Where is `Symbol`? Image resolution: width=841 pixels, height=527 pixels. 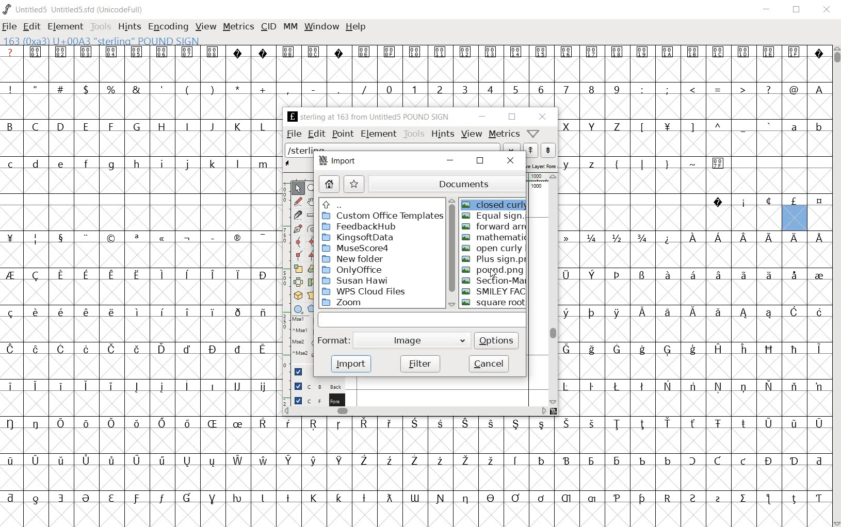 Symbol is located at coordinates (618, 52).